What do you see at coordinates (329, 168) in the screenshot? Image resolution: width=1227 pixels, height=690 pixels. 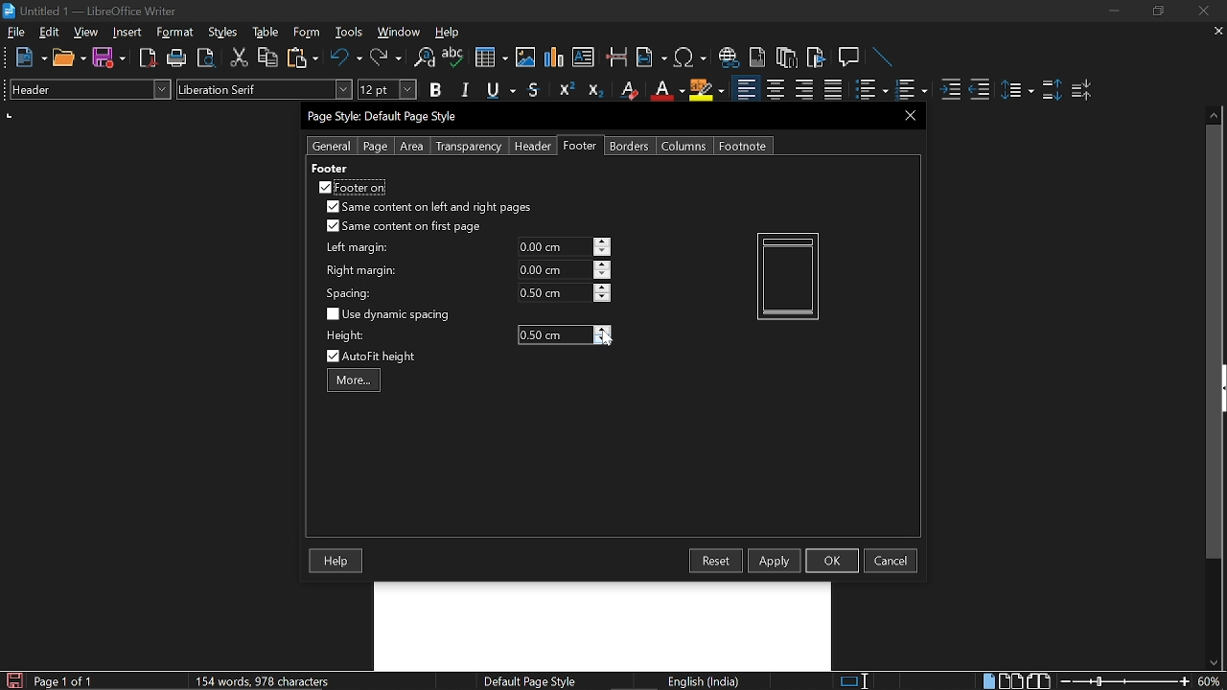 I see `footer` at bounding box center [329, 168].